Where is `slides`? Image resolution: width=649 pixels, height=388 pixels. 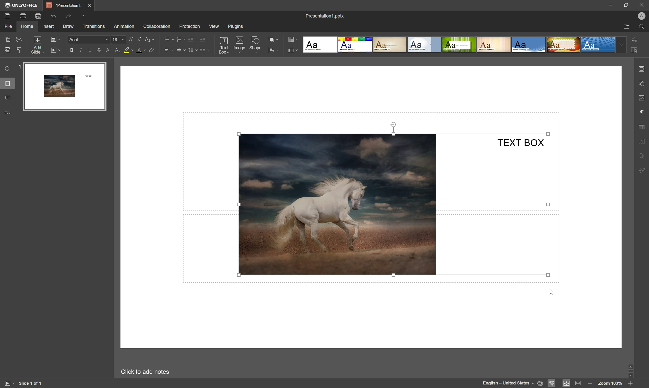 slides is located at coordinates (8, 84).